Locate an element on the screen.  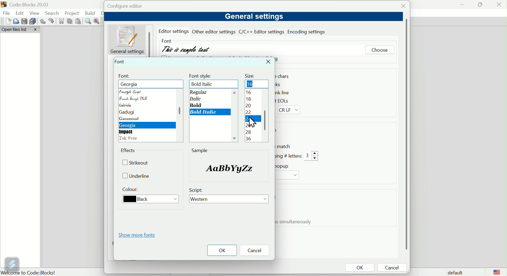
Copy is located at coordinates (70, 21).